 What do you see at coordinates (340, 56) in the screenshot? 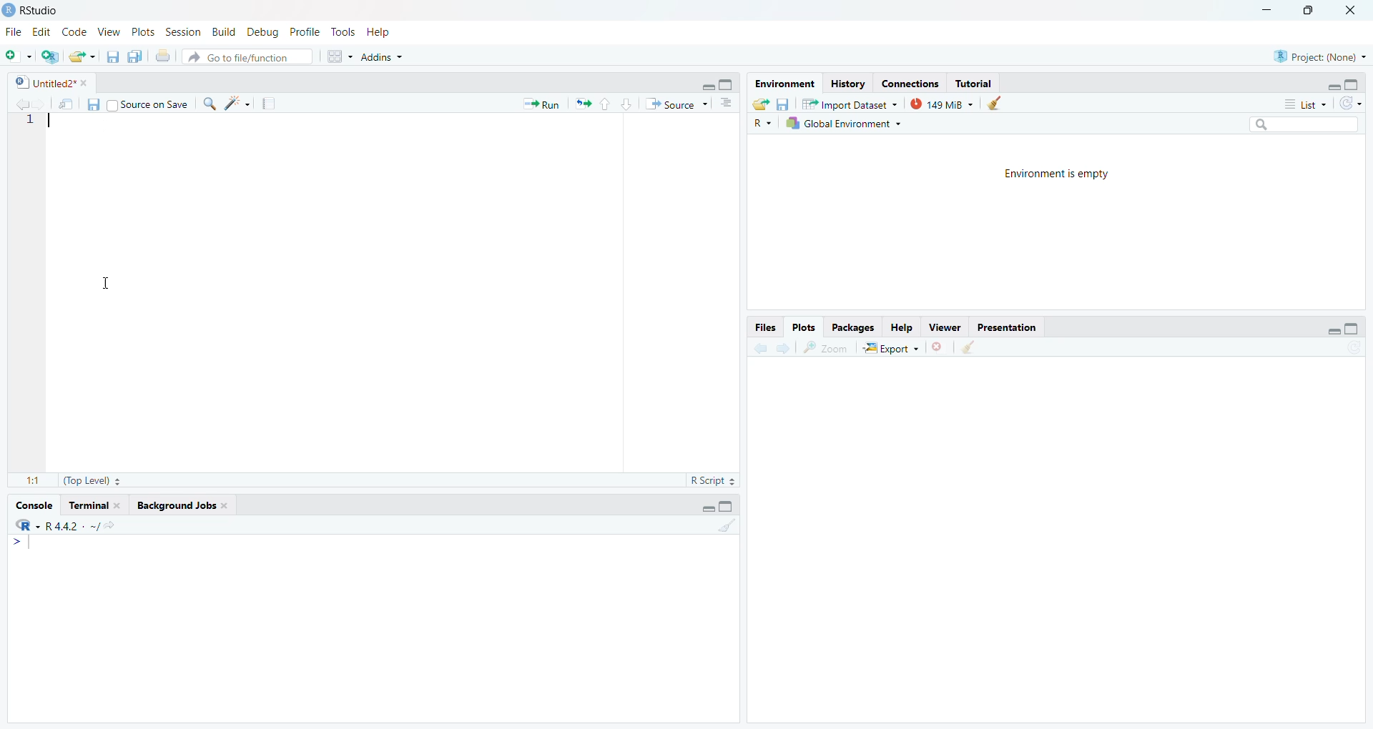
I see `Workspace panes` at bounding box center [340, 56].